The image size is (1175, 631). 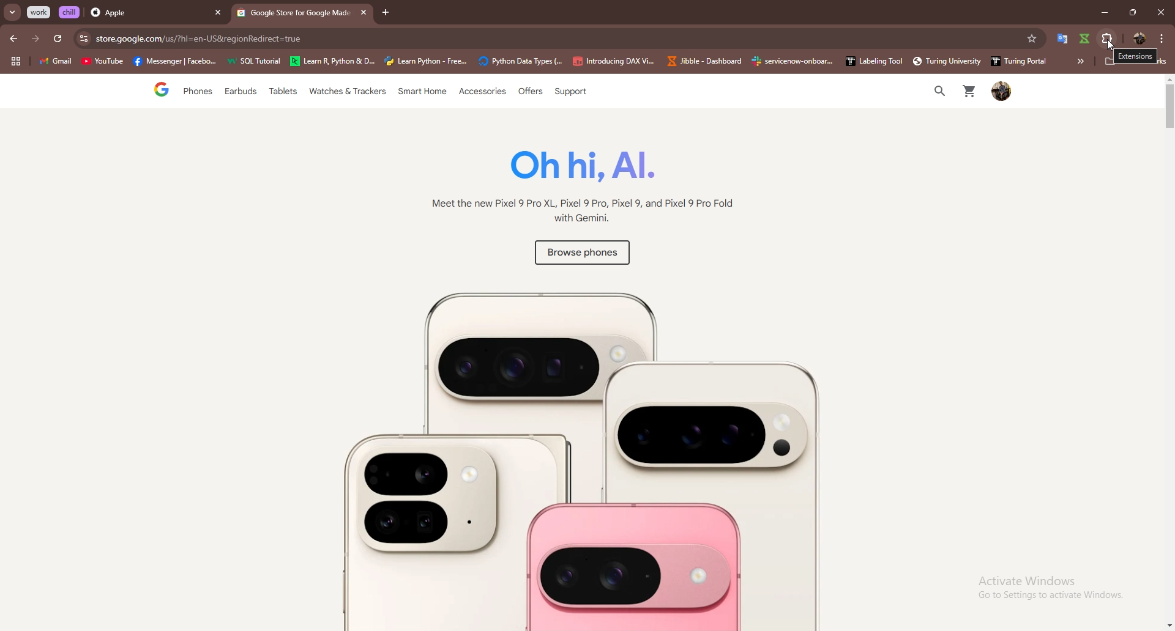 What do you see at coordinates (242, 94) in the screenshot?
I see `Earbuds` at bounding box center [242, 94].